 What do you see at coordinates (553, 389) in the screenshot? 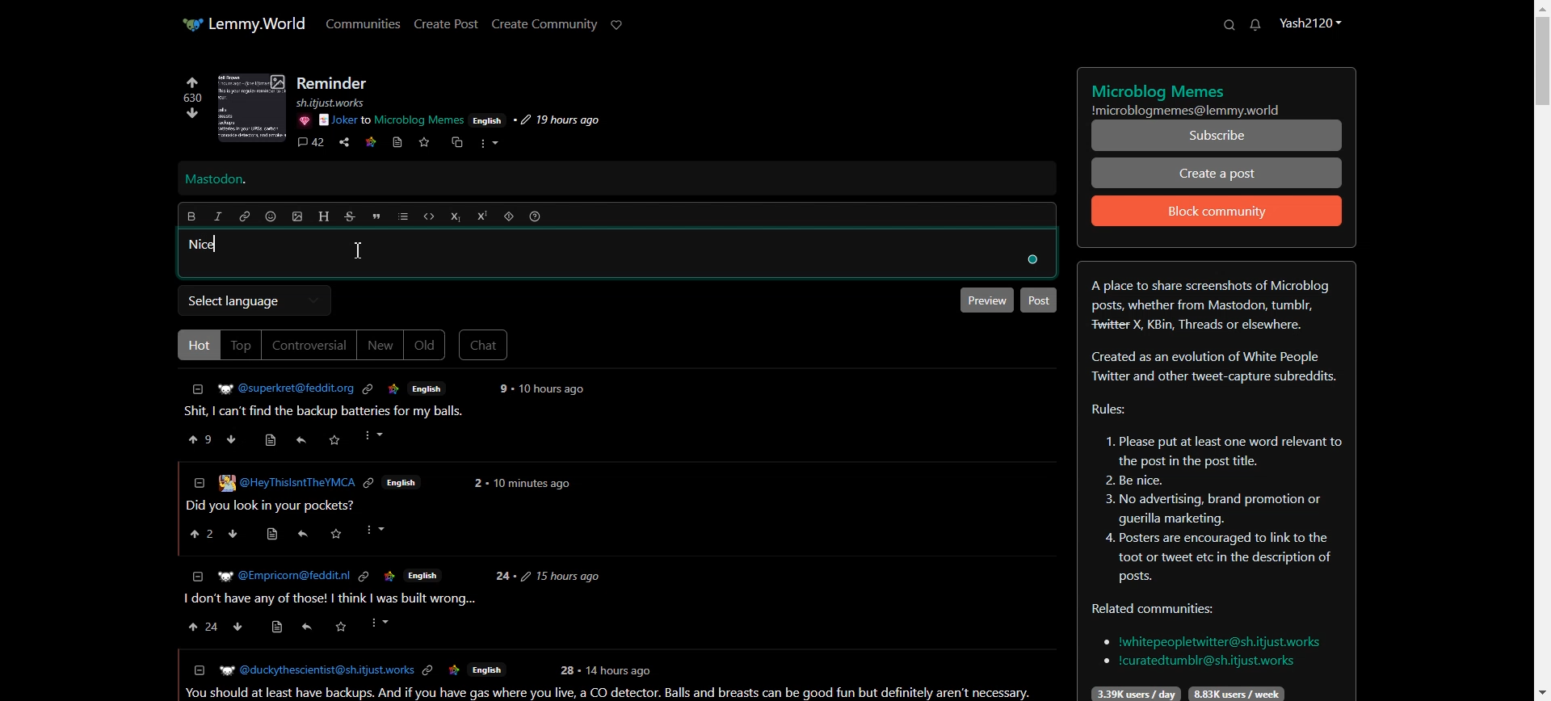
I see `10 hours ago` at bounding box center [553, 389].